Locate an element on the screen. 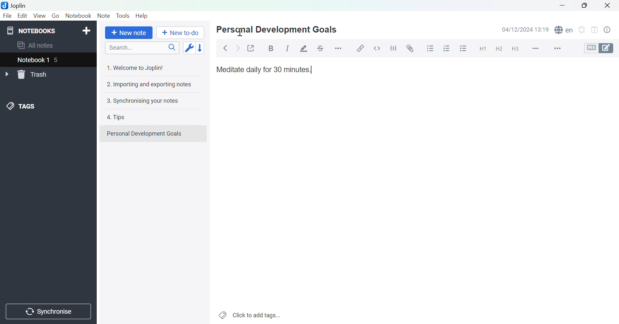 The image size is (619, 324). spell checker is located at coordinates (564, 30).